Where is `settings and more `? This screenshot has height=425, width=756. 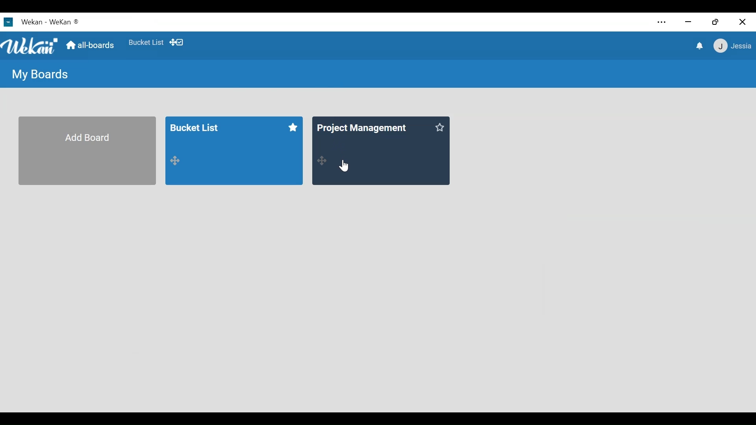 settings and more  is located at coordinates (662, 22).